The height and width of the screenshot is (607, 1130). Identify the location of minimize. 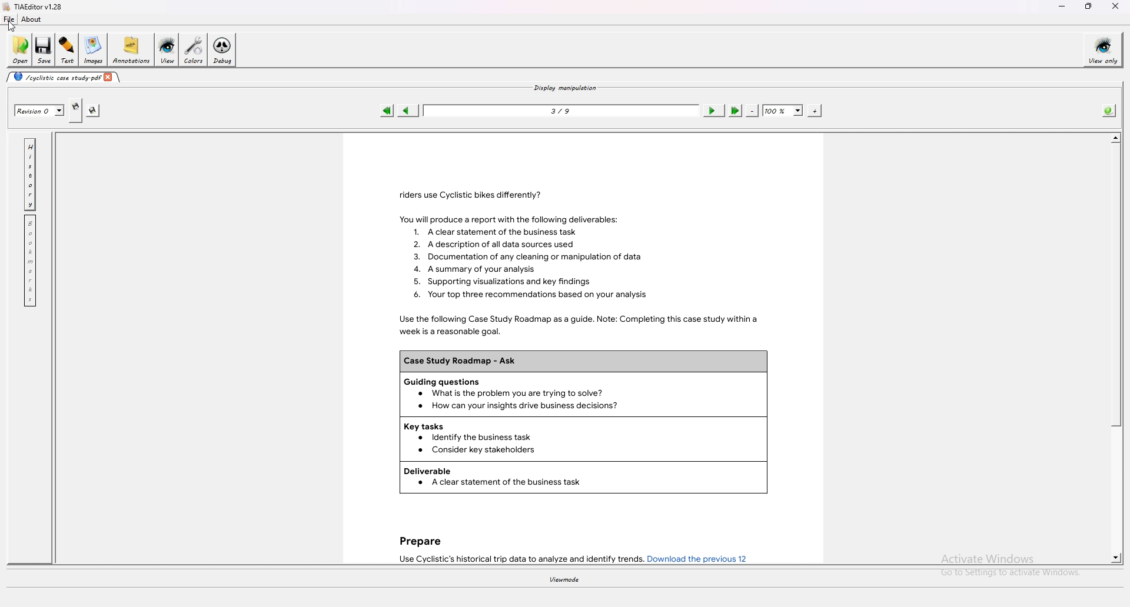
(1062, 6).